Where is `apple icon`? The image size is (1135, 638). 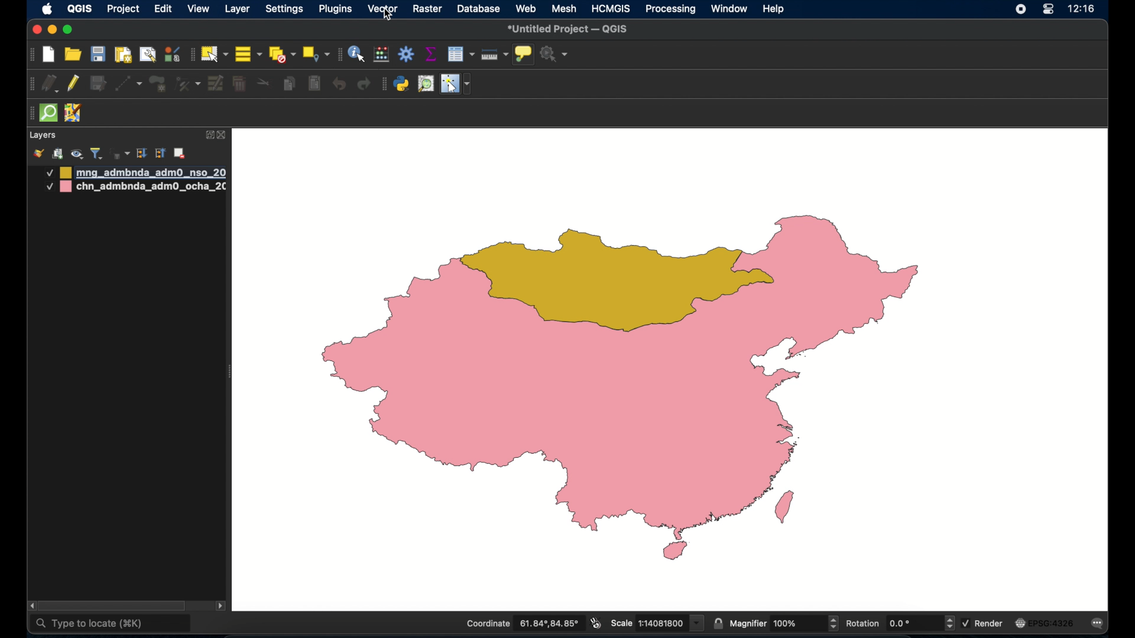 apple icon is located at coordinates (47, 9).